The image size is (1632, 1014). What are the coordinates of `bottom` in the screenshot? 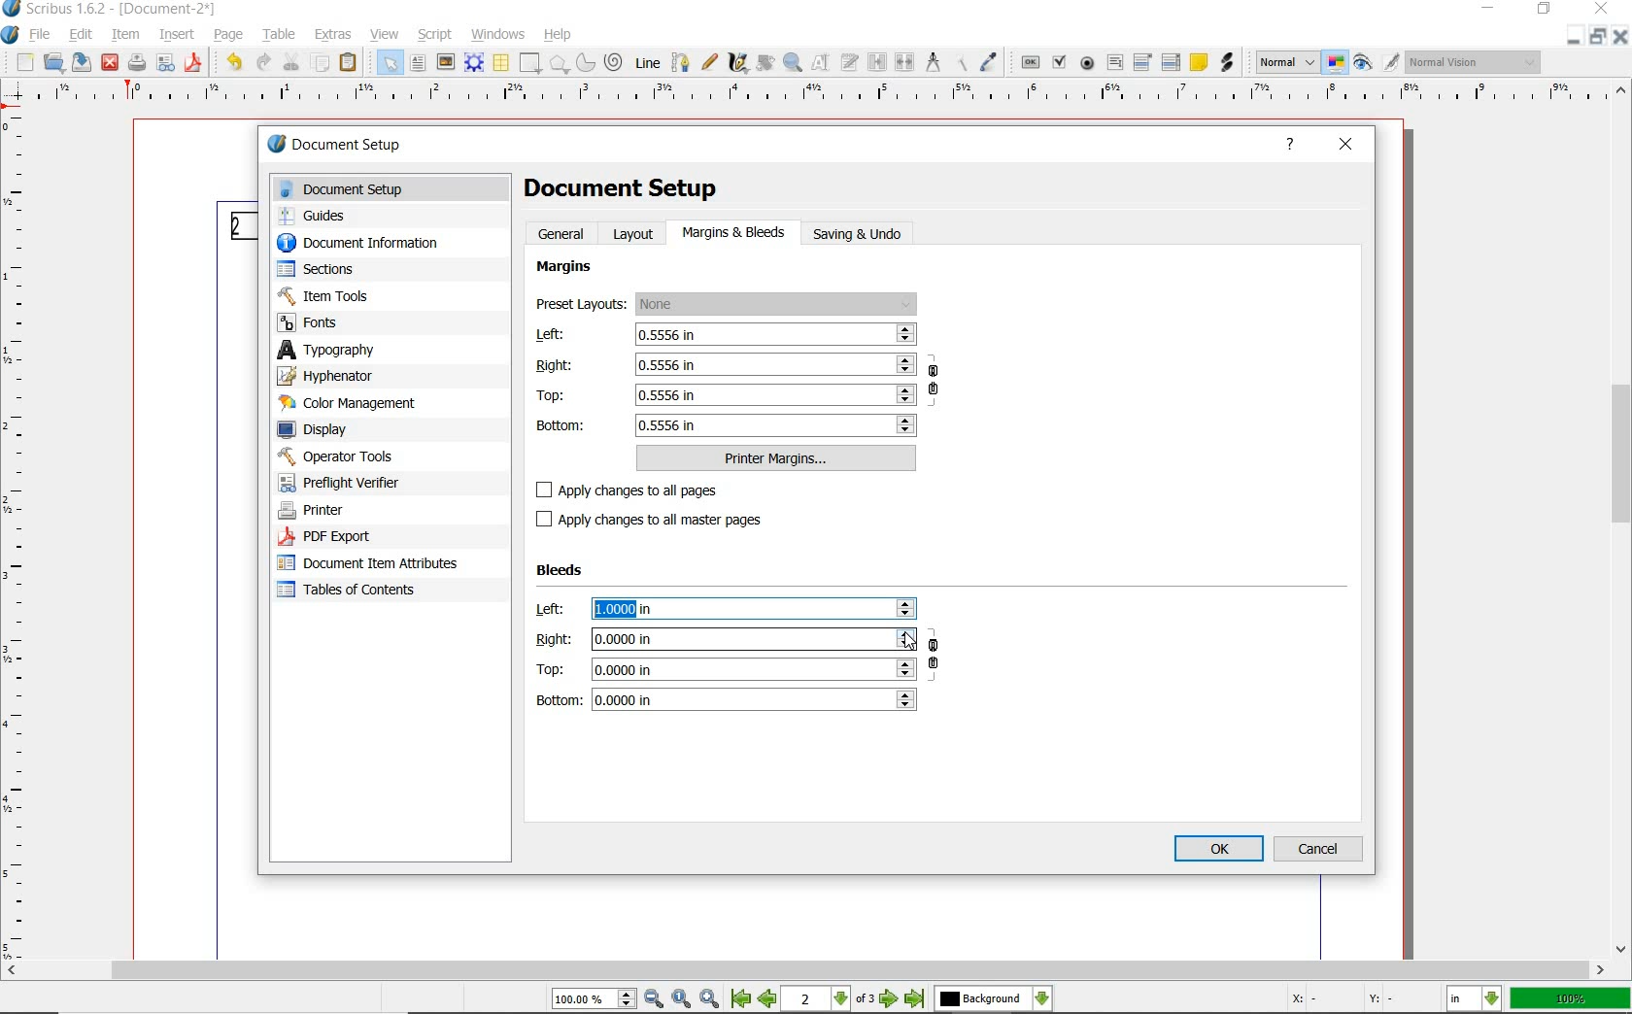 It's located at (726, 699).